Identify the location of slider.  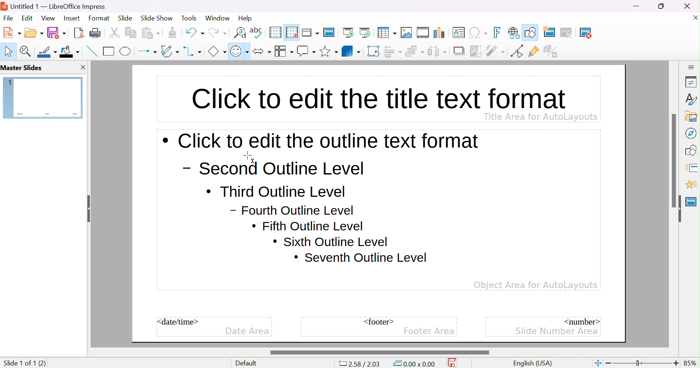
(675, 160).